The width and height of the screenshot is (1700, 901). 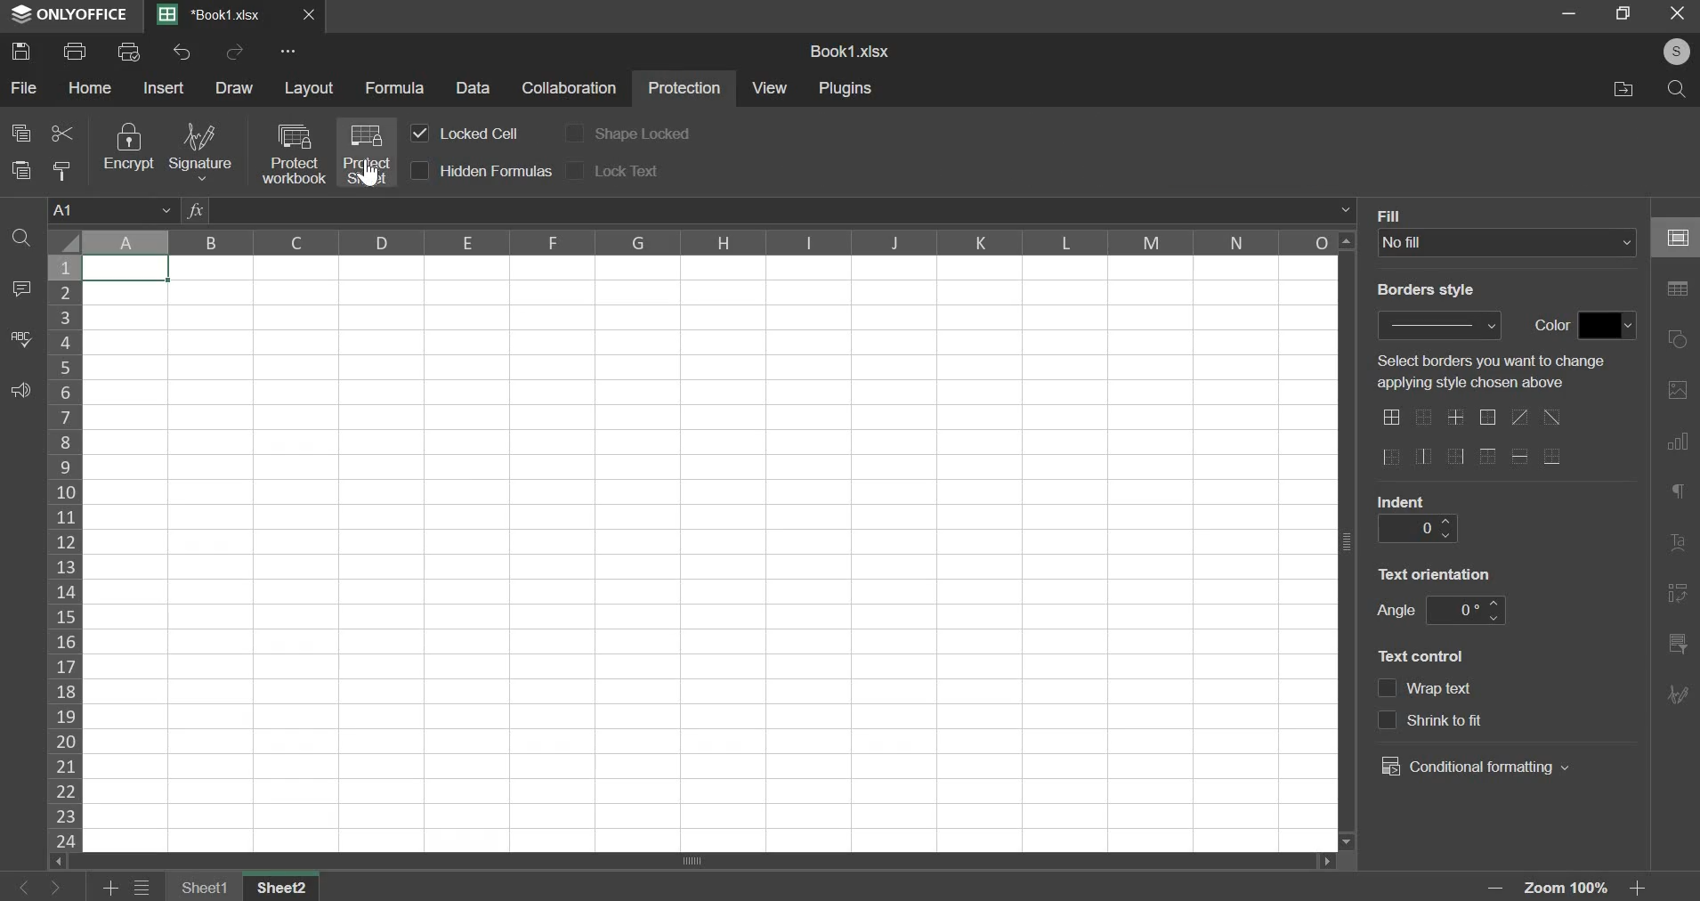 What do you see at coordinates (67, 15) in the screenshot?
I see `ONLYOFFICE` at bounding box center [67, 15].